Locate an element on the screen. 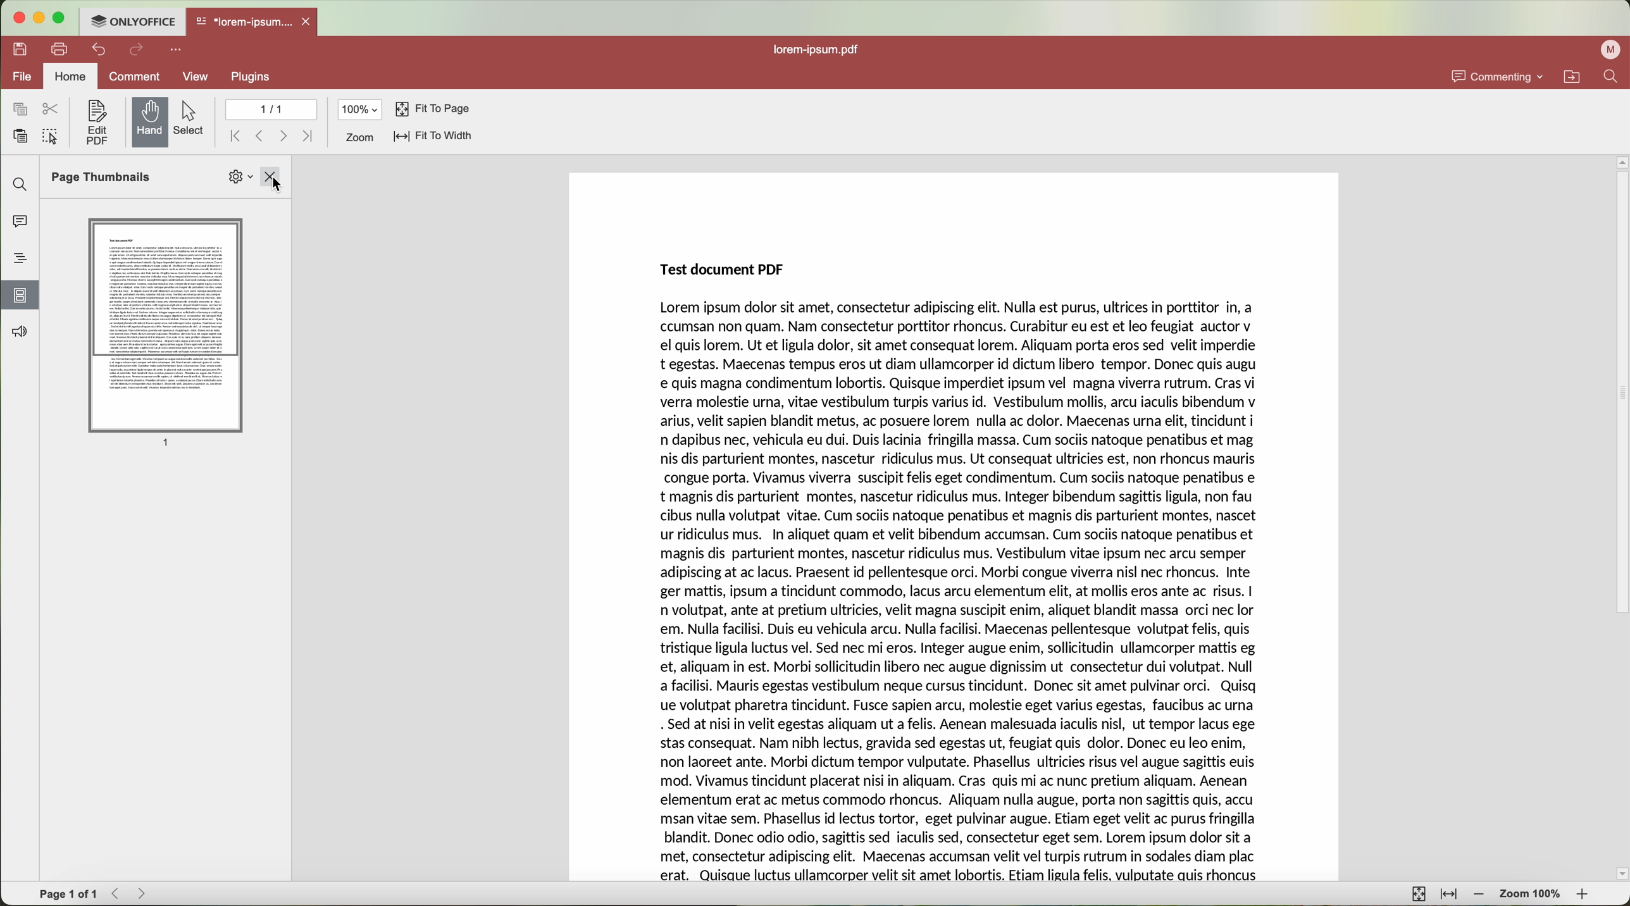 The height and width of the screenshot is (906, 1630). 1/1 is located at coordinates (270, 109).